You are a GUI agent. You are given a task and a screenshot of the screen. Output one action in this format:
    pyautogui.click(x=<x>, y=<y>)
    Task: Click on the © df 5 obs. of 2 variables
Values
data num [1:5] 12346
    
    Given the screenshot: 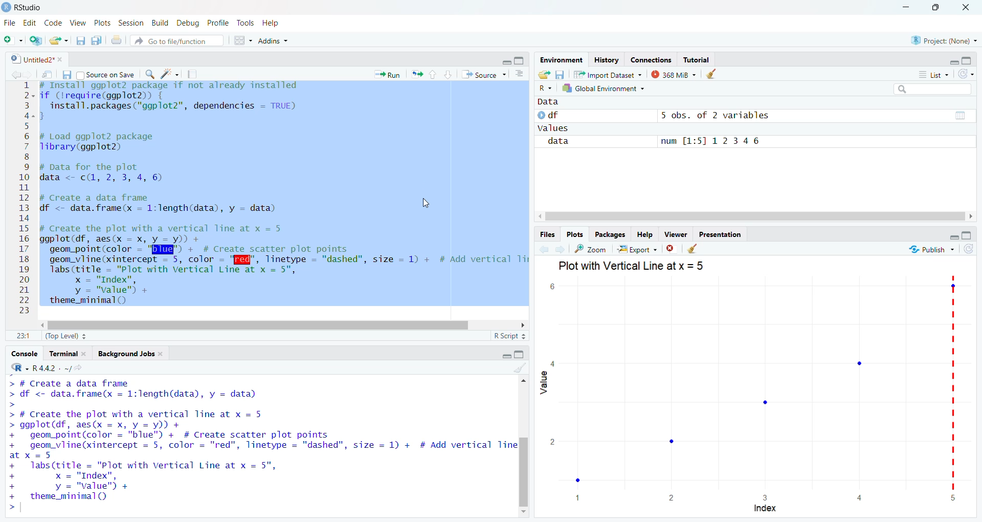 What is the action you would take?
    pyautogui.click(x=752, y=124)
    